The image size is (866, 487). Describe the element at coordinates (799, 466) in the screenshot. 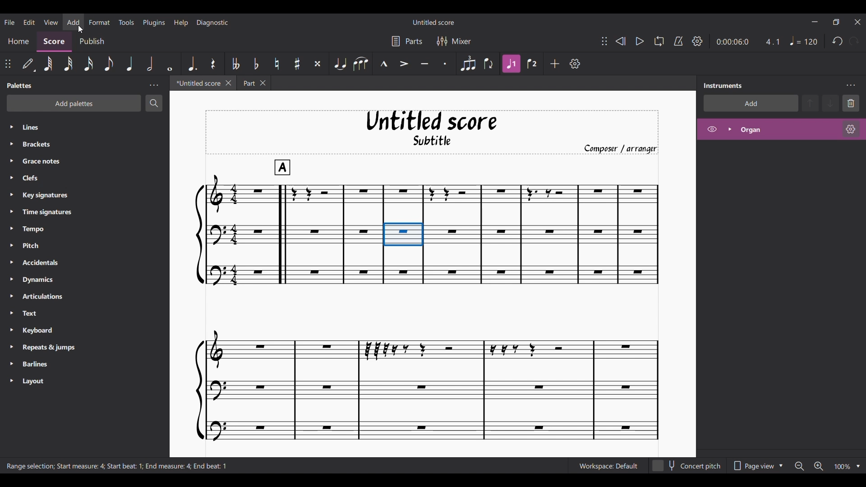

I see `Zoom out` at that location.